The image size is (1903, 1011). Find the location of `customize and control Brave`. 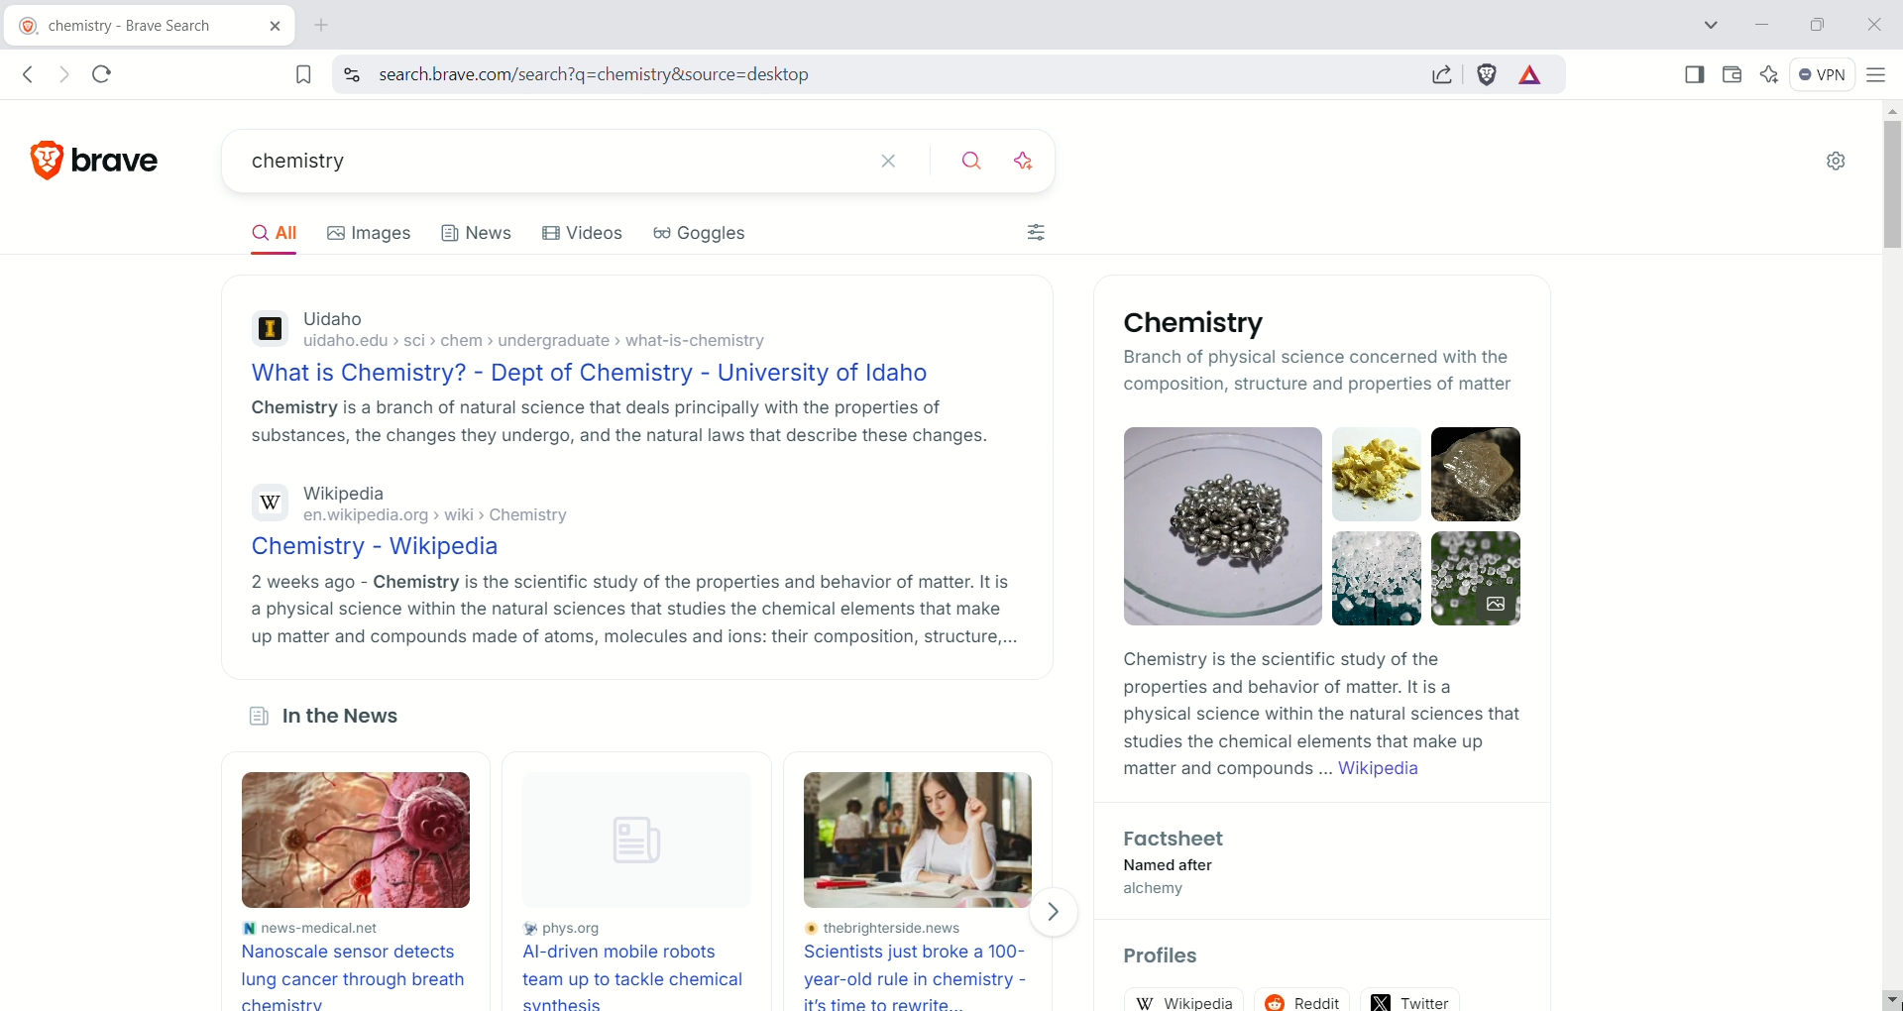

customize and control Brave is located at coordinates (1877, 73).